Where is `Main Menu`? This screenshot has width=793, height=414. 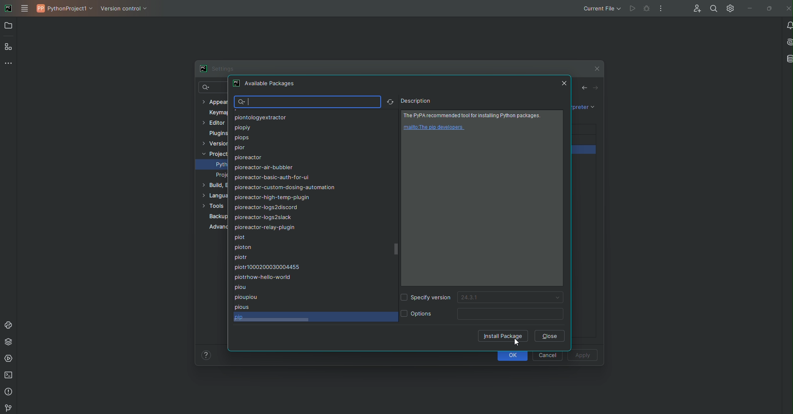 Main Menu is located at coordinates (26, 8).